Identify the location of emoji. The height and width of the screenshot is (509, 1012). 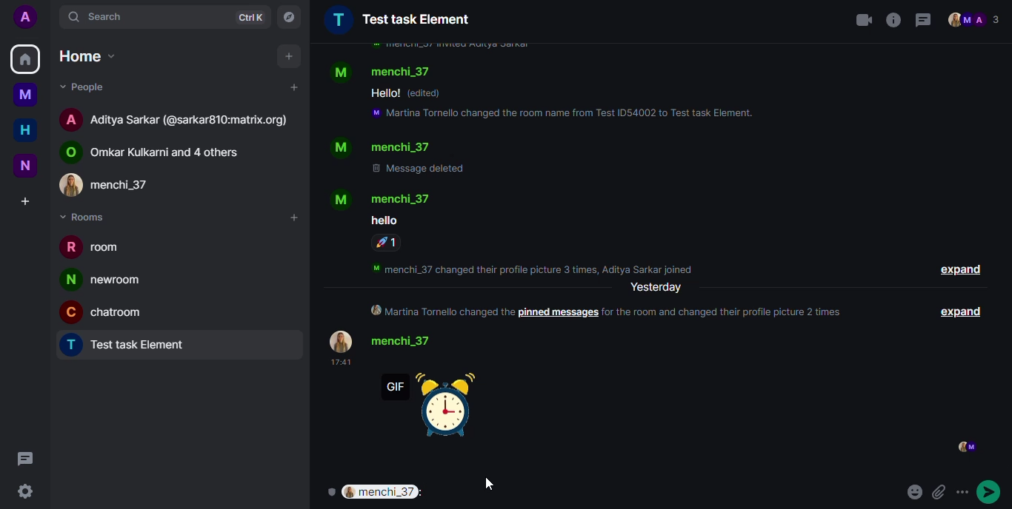
(968, 488).